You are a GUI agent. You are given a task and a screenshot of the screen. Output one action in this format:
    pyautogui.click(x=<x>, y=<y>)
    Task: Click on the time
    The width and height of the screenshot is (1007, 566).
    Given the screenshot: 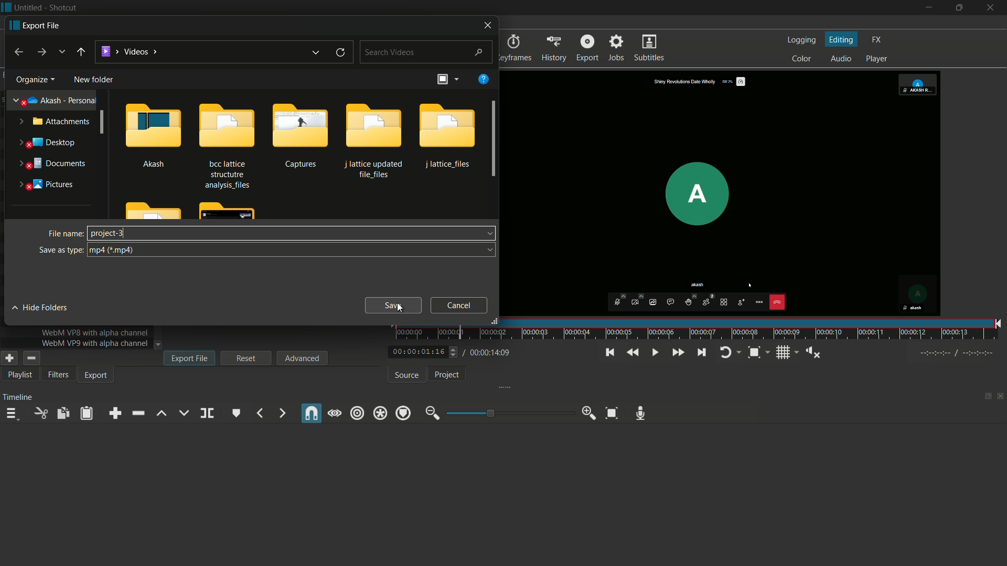 What is the action you would take?
    pyautogui.click(x=700, y=330)
    